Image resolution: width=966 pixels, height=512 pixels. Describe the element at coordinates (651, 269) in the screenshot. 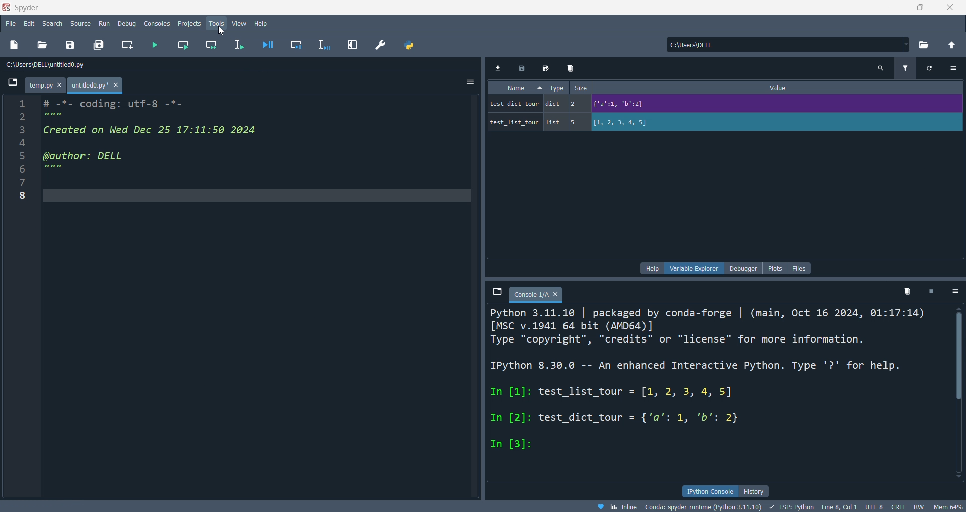

I see `help ` at that location.